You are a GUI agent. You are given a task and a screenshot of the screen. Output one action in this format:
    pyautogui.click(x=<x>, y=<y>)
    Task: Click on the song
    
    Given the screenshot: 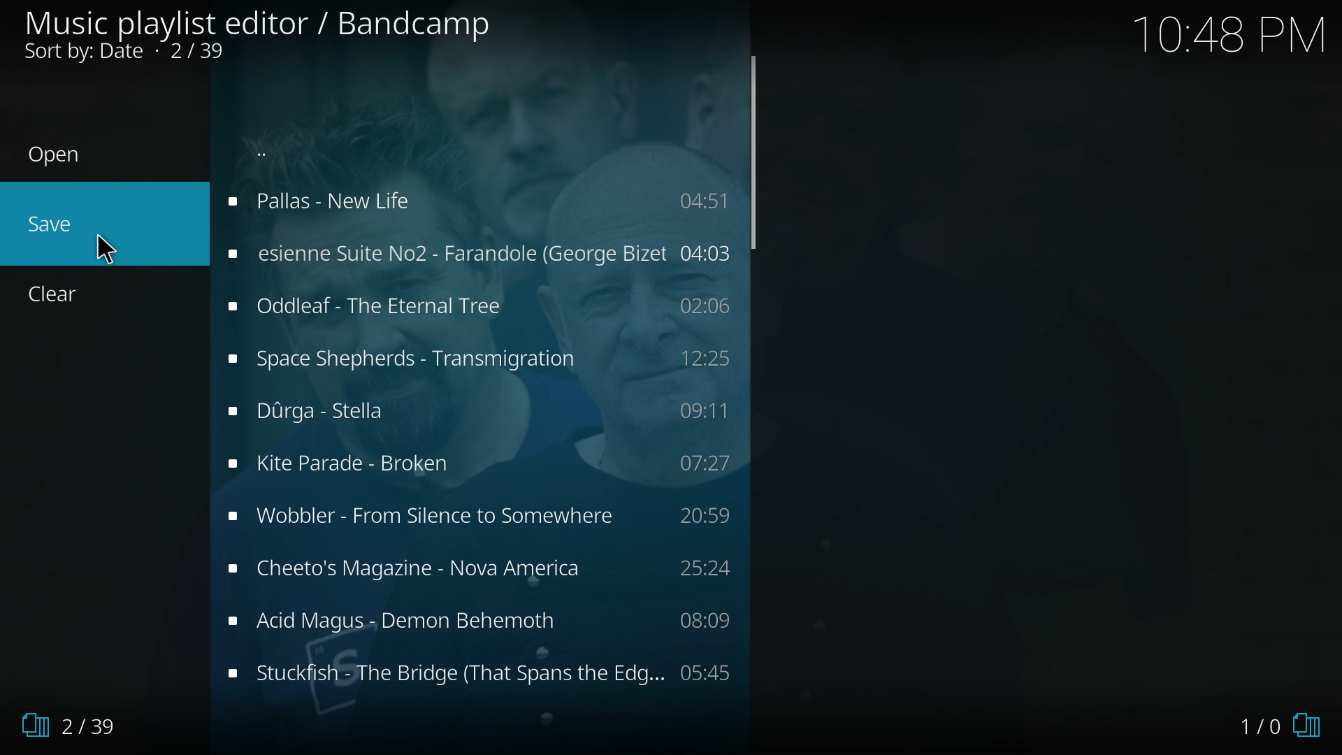 What is the action you would take?
    pyautogui.click(x=484, y=672)
    